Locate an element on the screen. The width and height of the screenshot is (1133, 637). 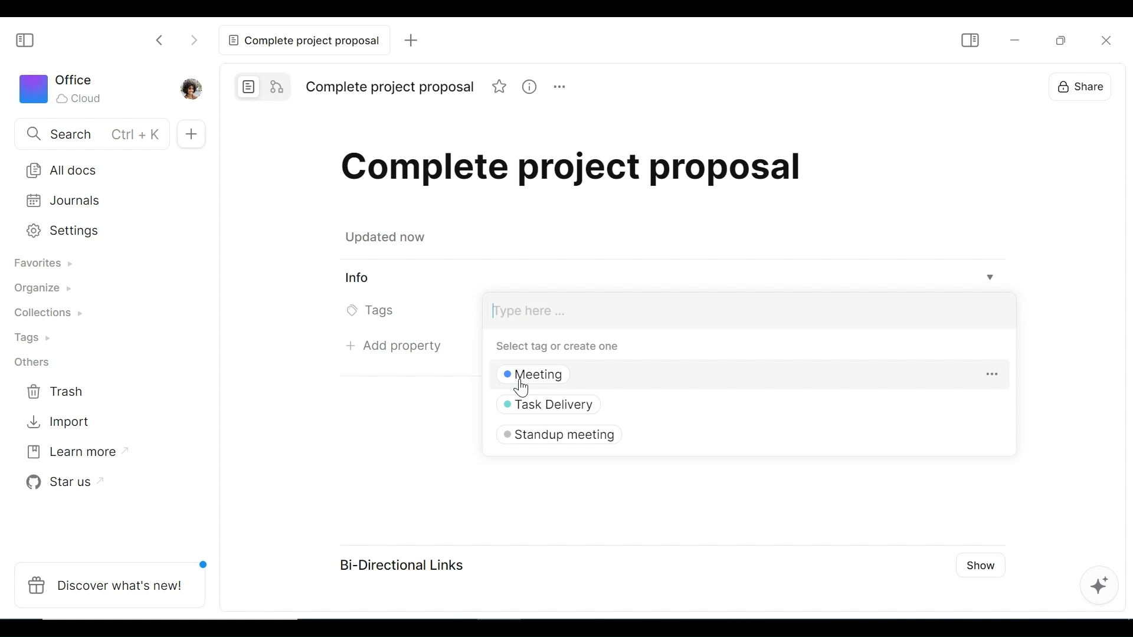
Tags is located at coordinates (38, 339).